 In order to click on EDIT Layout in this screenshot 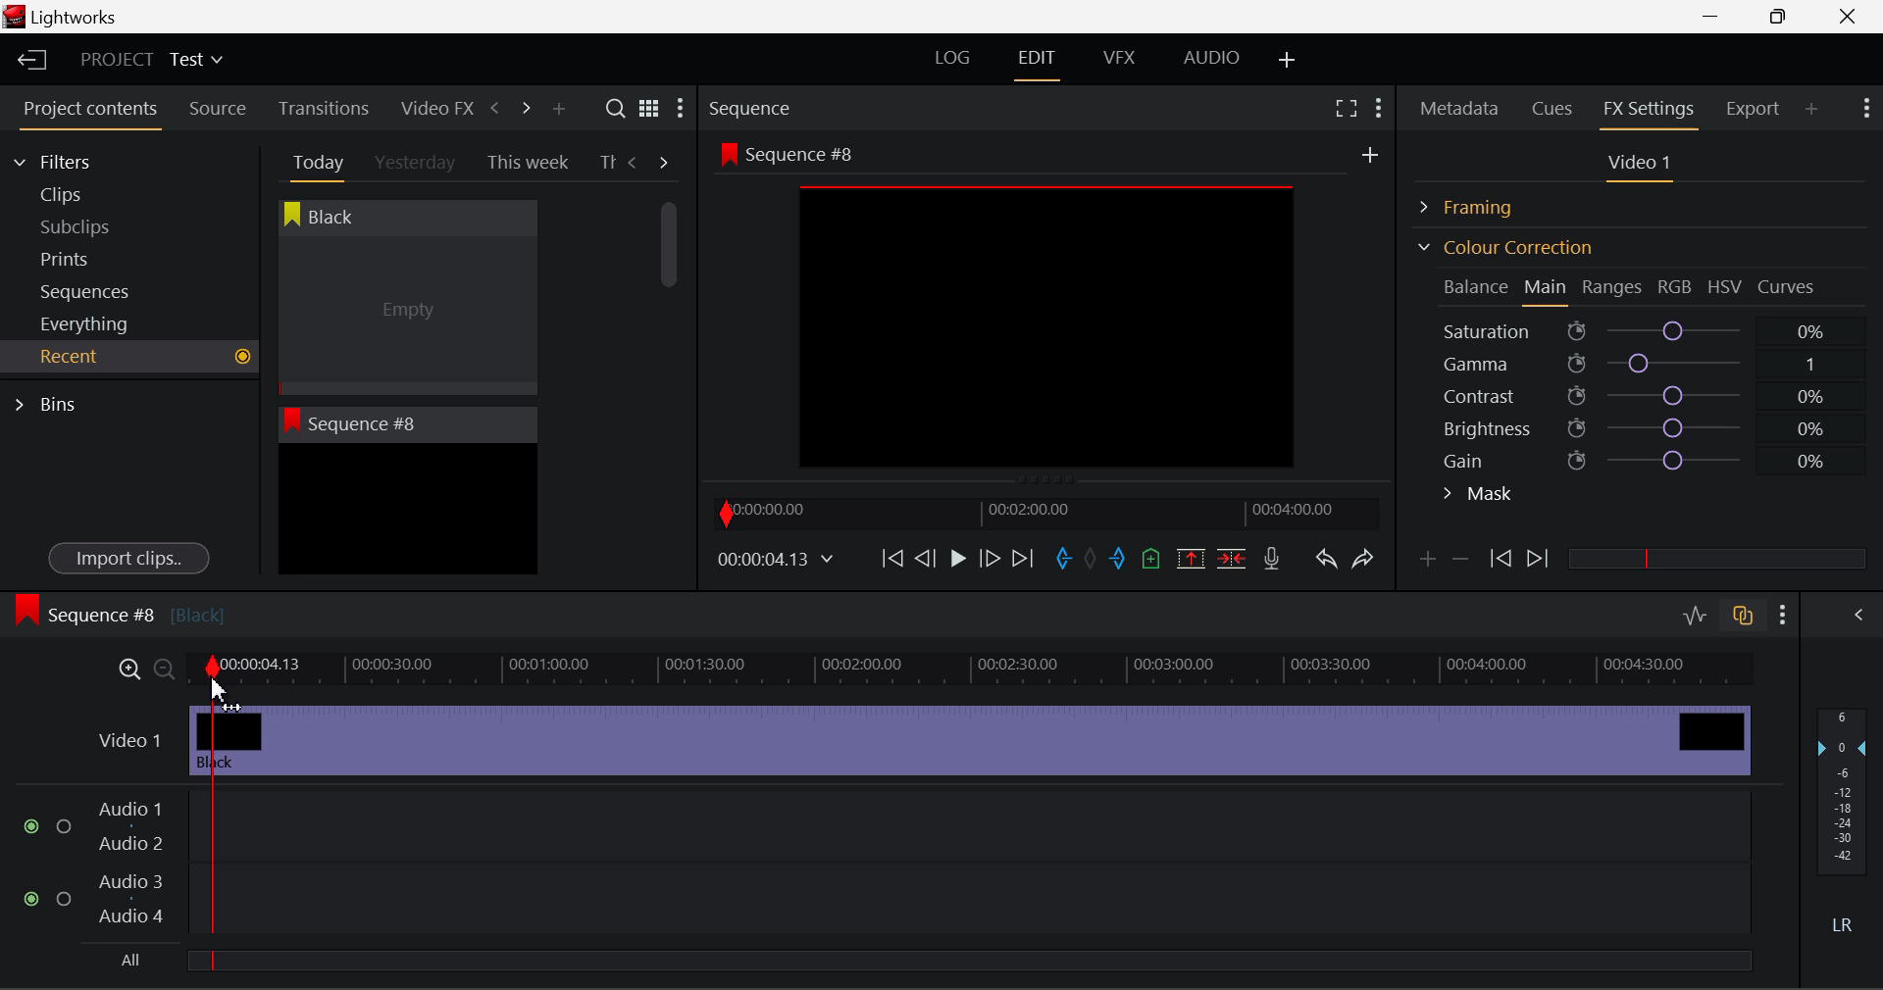, I will do `click(1040, 62)`.